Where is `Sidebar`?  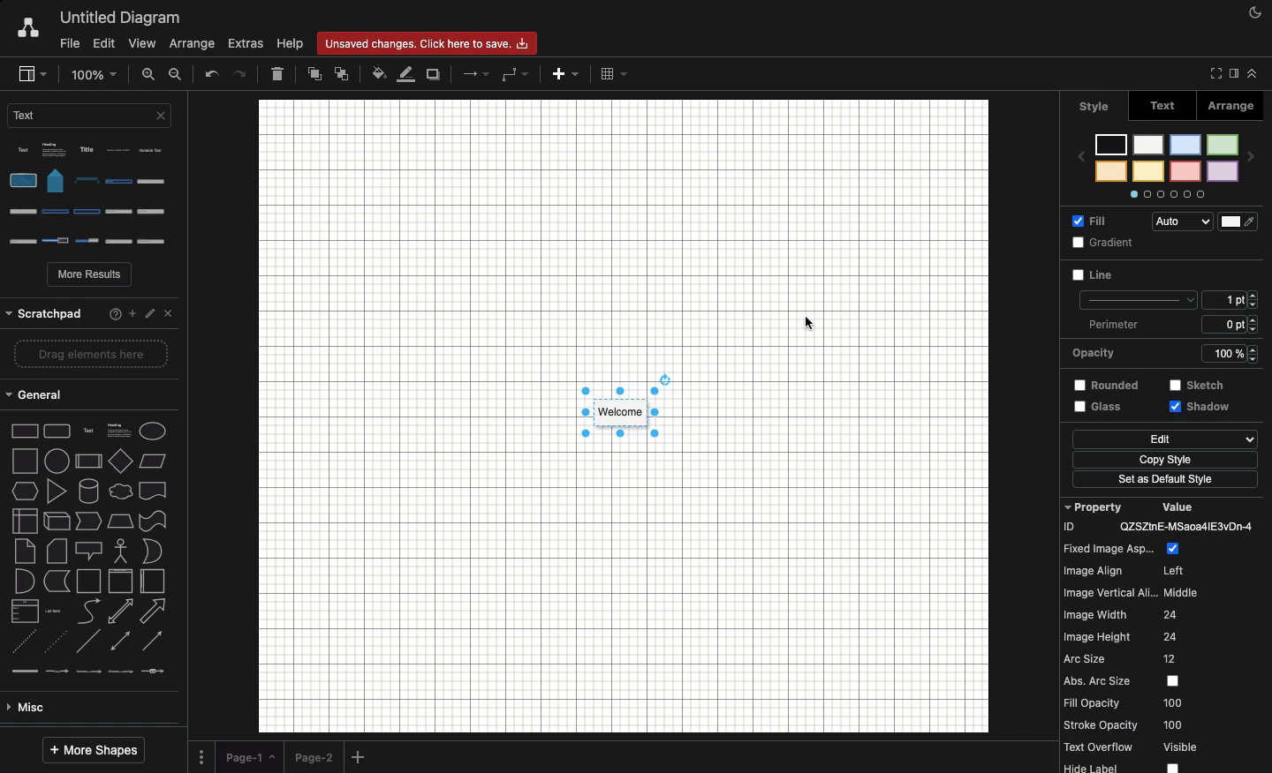 Sidebar is located at coordinates (1231, 74).